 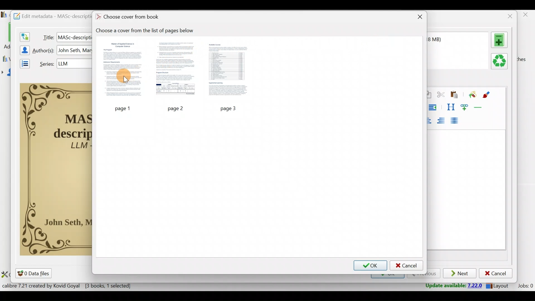 I want to click on Open the manage series editor, so click(x=23, y=63).